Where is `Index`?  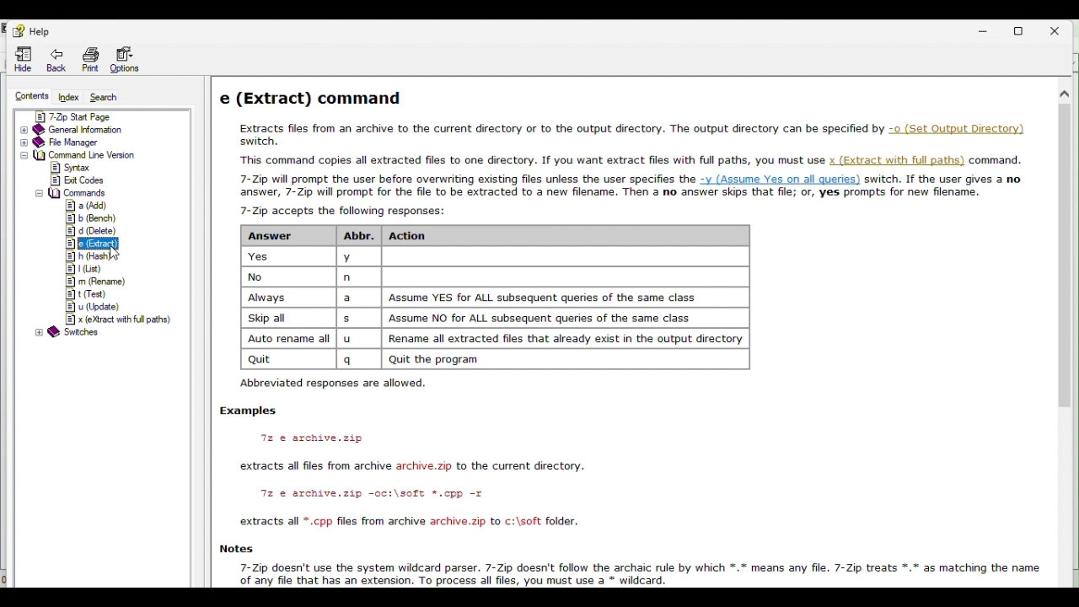 Index is located at coordinates (67, 95).